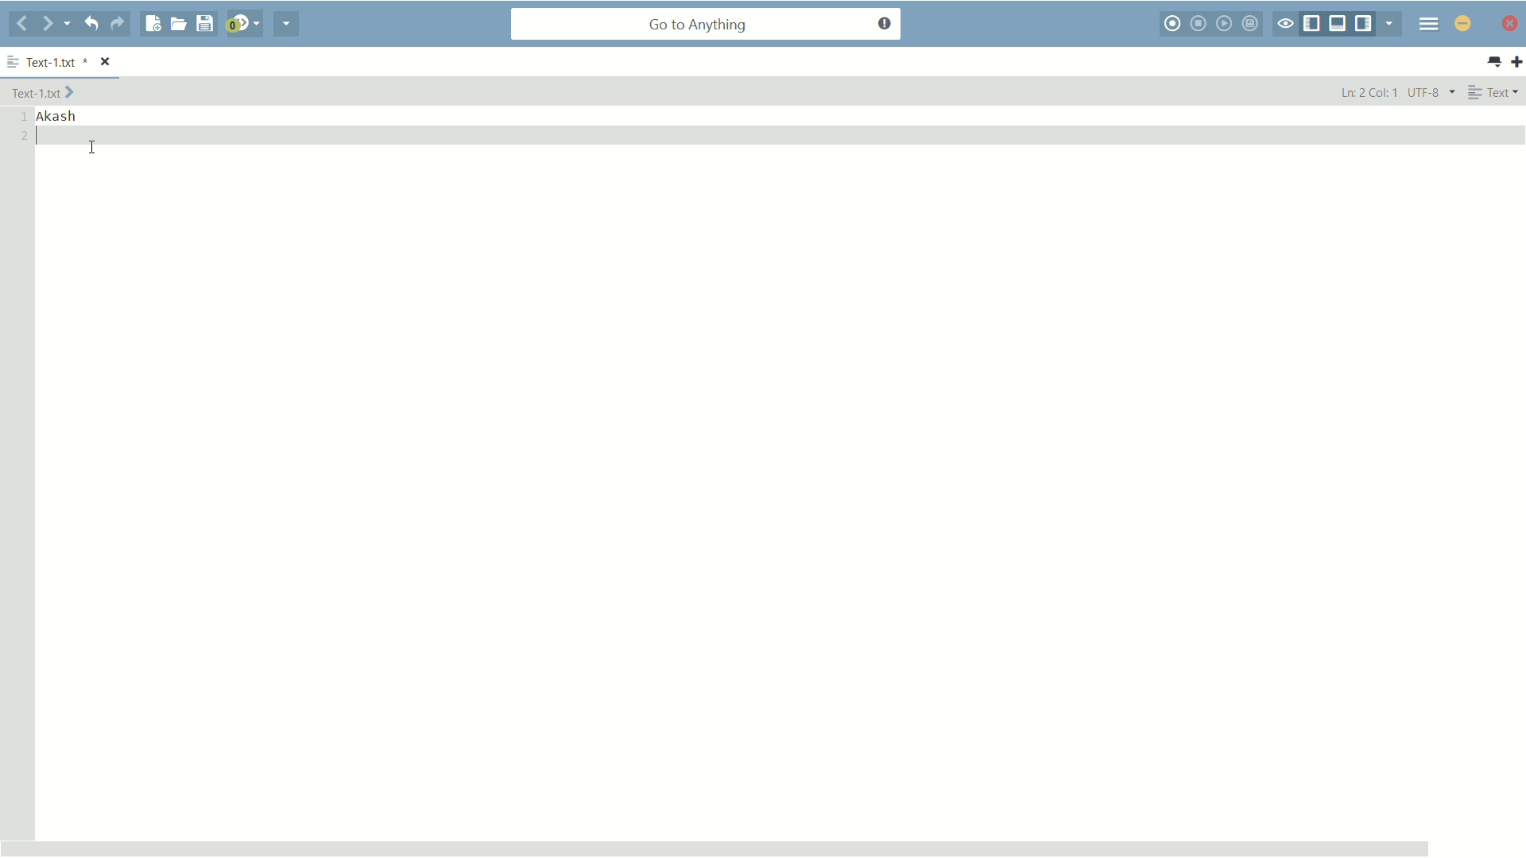 This screenshot has width=1526, height=858. Describe the element at coordinates (1495, 63) in the screenshot. I see `show all tab` at that location.